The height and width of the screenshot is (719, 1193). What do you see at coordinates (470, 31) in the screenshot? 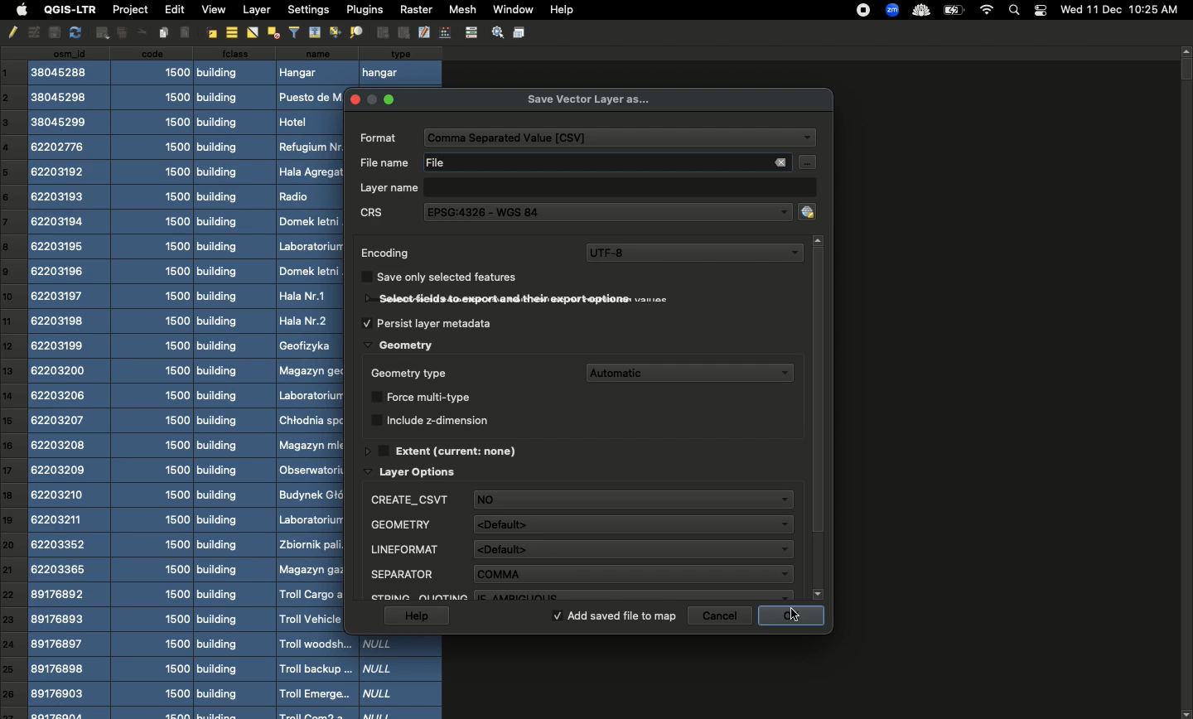
I see `control bar` at bounding box center [470, 31].